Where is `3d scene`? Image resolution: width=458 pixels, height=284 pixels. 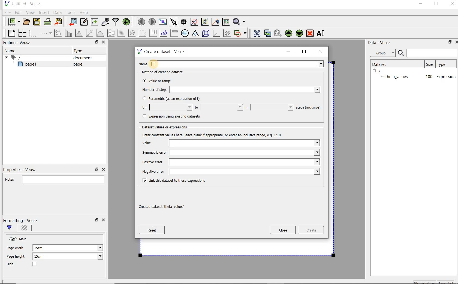
3d scene is located at coordinates (206, 34).